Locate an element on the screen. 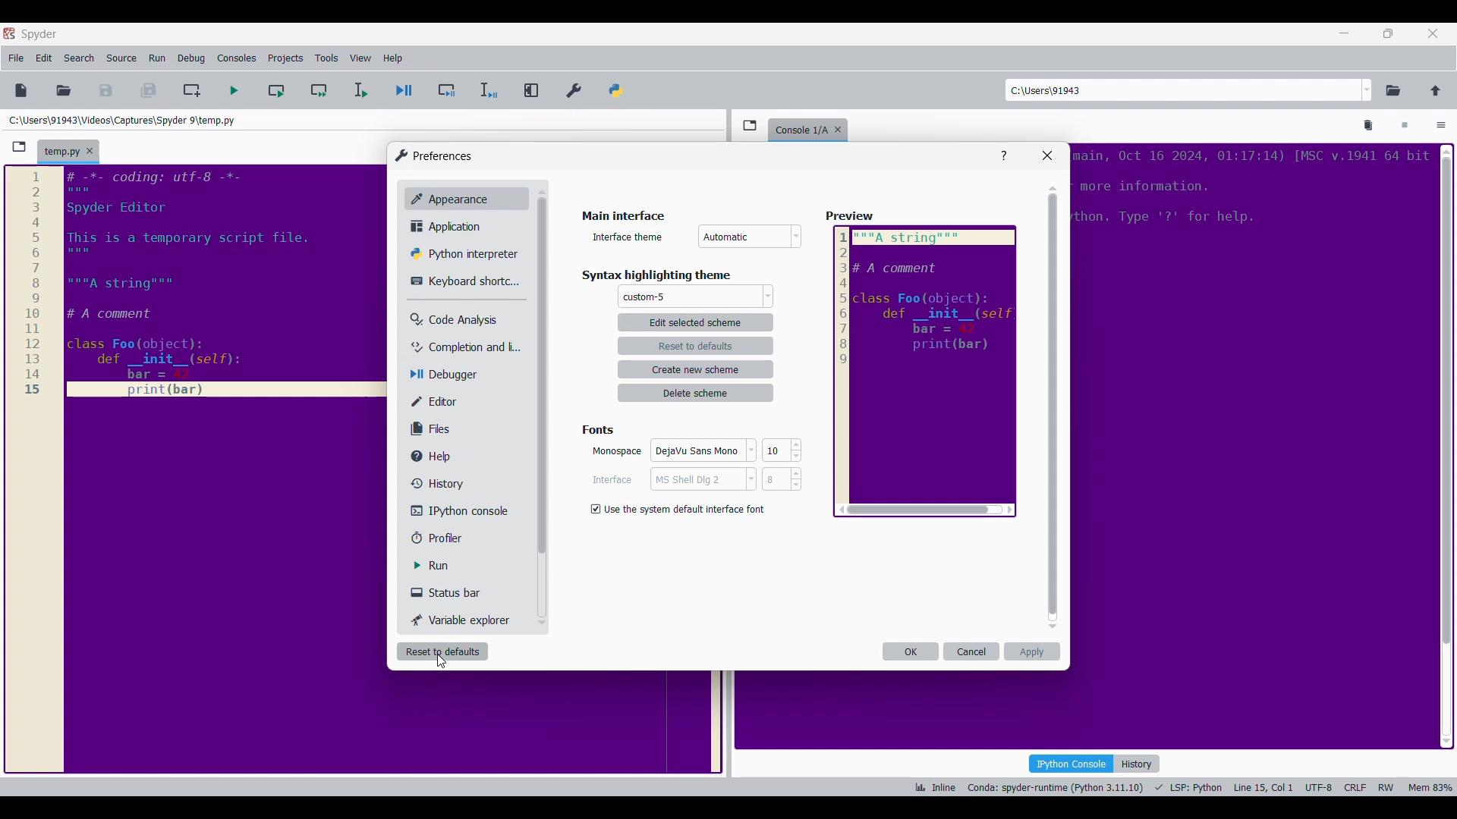 Image resolution: width=1457 pixels, height=819 pixels. View menu is located at coordinates (361, 58).